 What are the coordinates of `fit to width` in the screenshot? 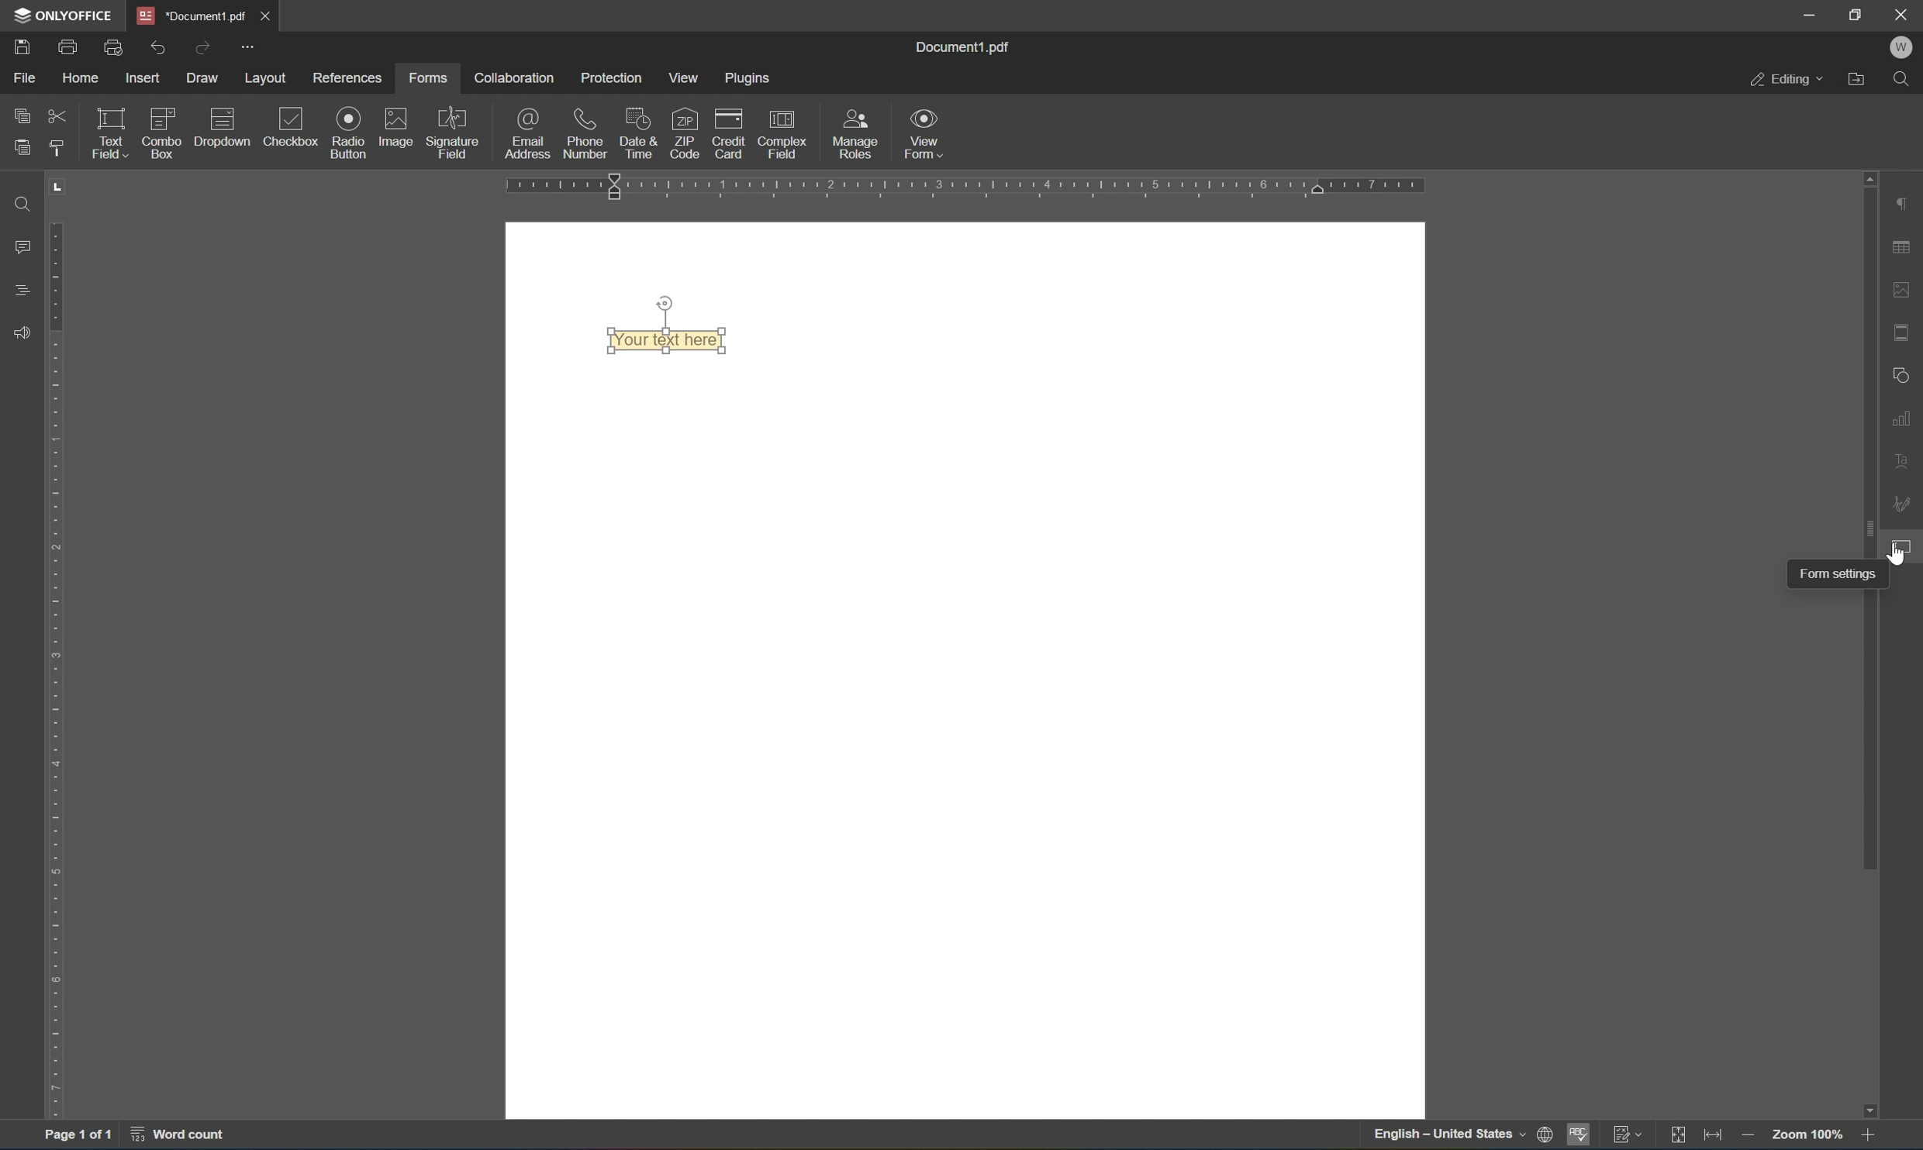 It's located at (1713, 1138).